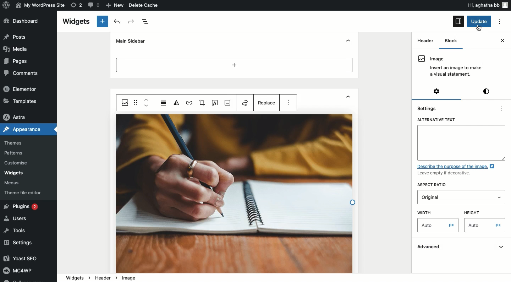 The height and width of the screenshot is (282, 511). What do you see at coordinates (130, 41) in the screenshot?
I see `Mine sidebar` at bounding box center [130, 41].